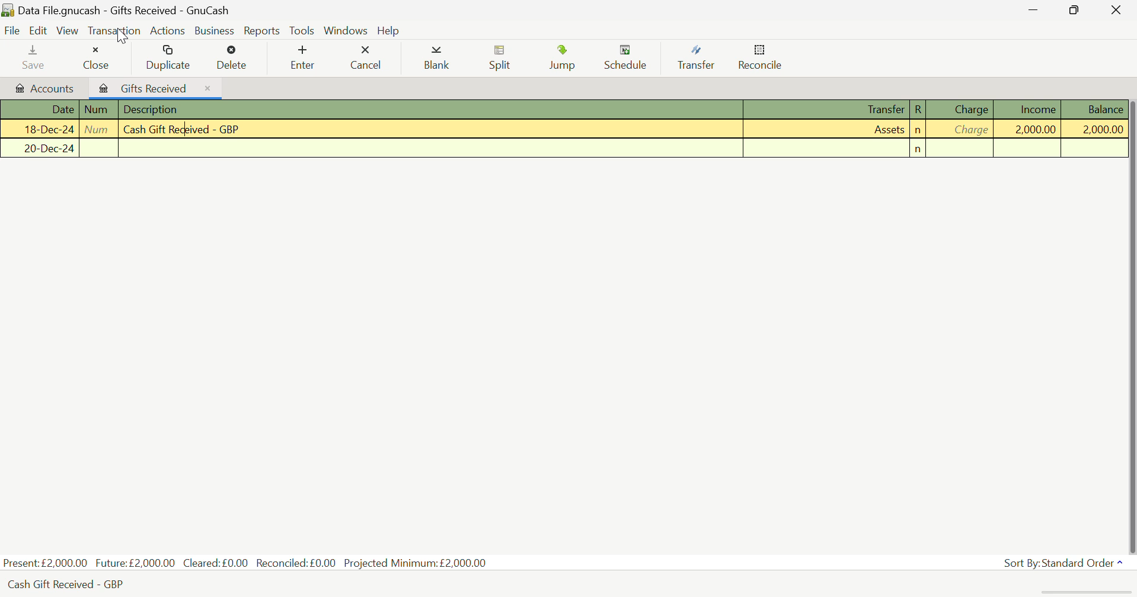 This screenshot has width=1137, height=597. I want to click on Income, so click(1029, 109).